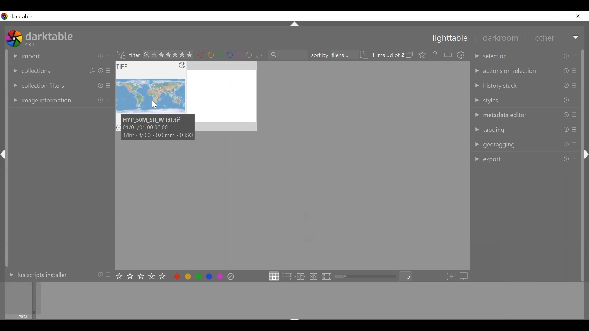 The image size is (589, 331). What do you see at coordinates (341, 55) in the screenshot?
I see `sort by` at bounding box center [341, 55].